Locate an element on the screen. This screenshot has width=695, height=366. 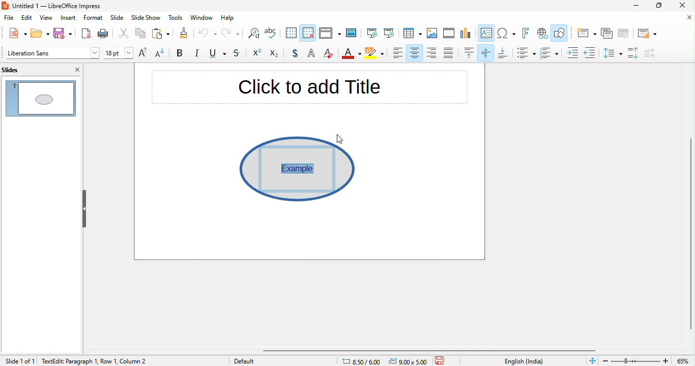
image is located at coordinates (432, 34).